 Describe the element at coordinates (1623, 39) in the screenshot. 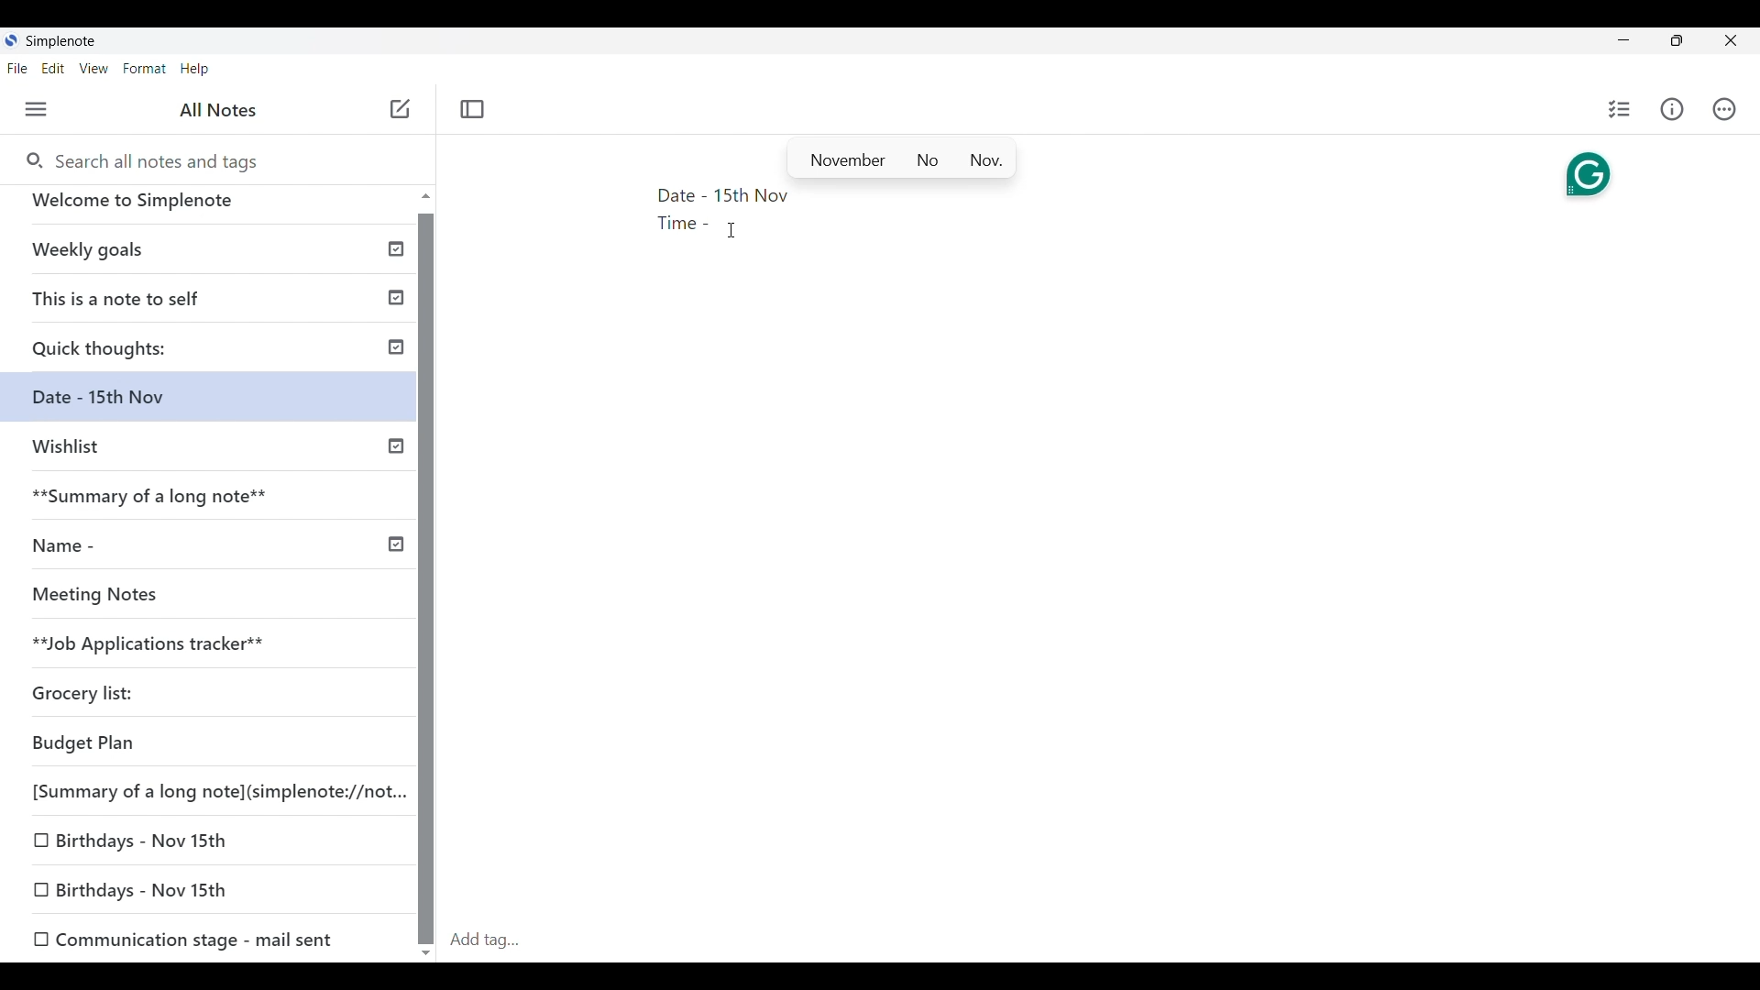

I see `Minimize` at that location.